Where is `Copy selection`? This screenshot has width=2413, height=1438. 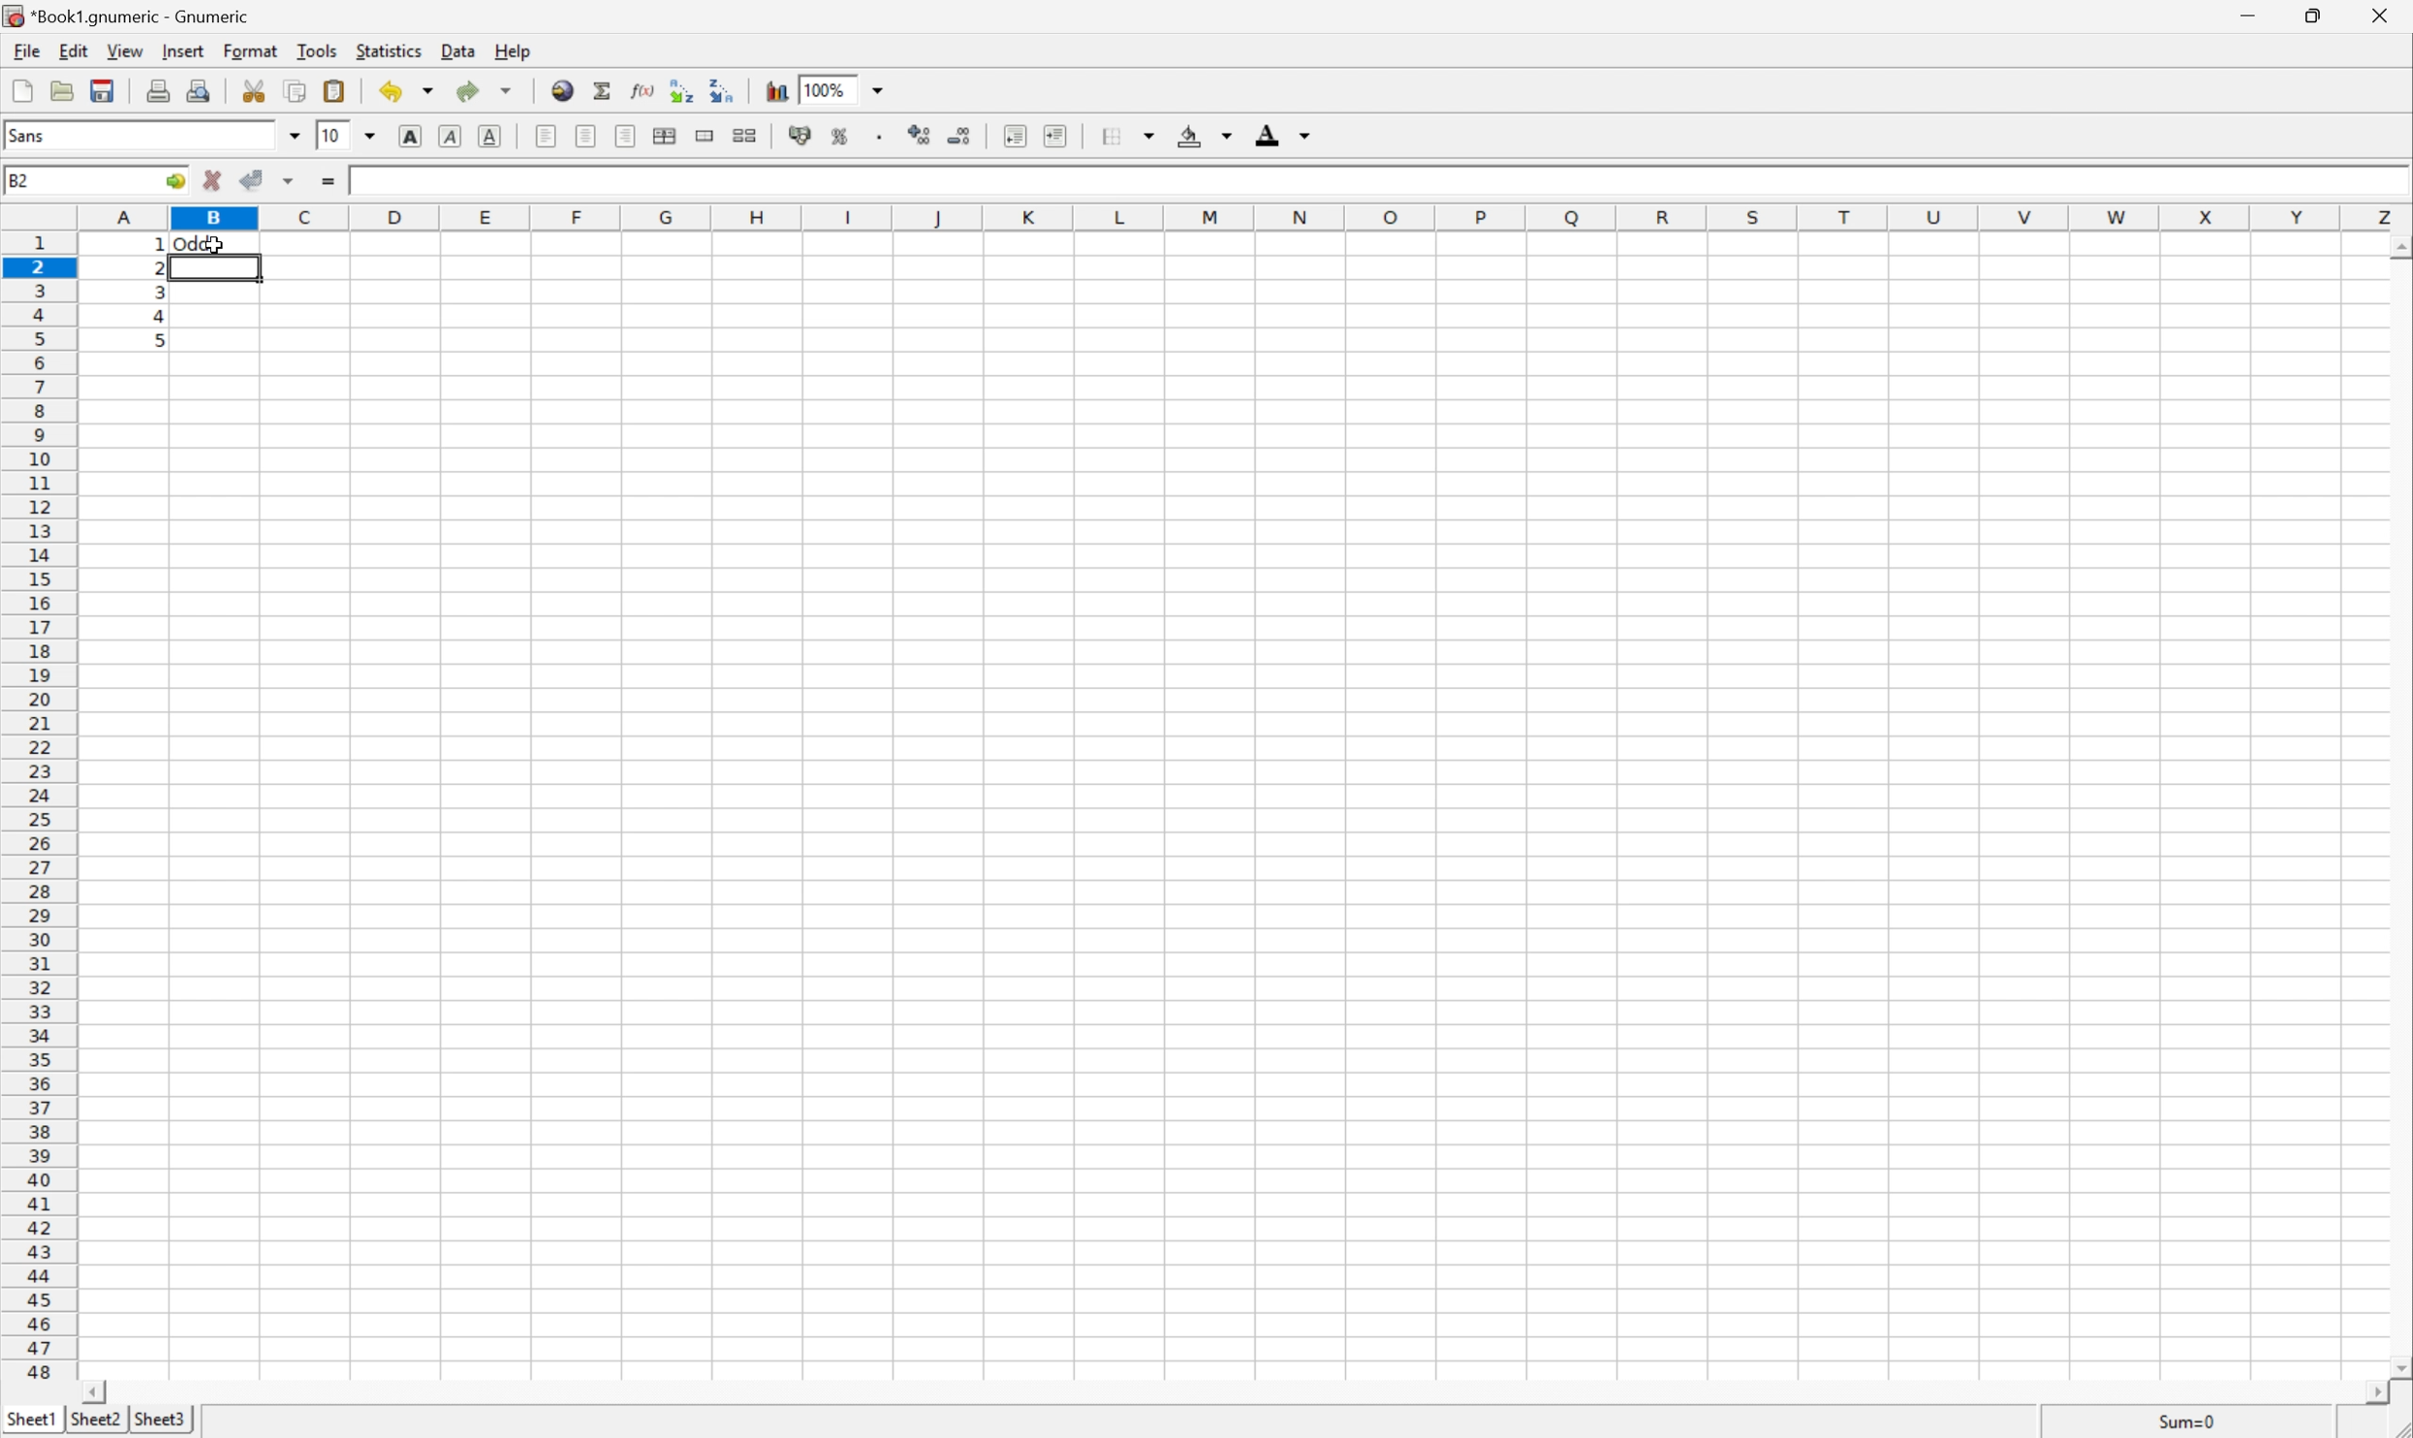 Copy selection is located at coordinates (295, 90).